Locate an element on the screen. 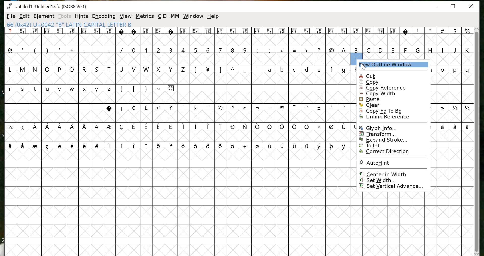 This screenshot has width=484, height=256. FILE is located at coordinates (11, 16).